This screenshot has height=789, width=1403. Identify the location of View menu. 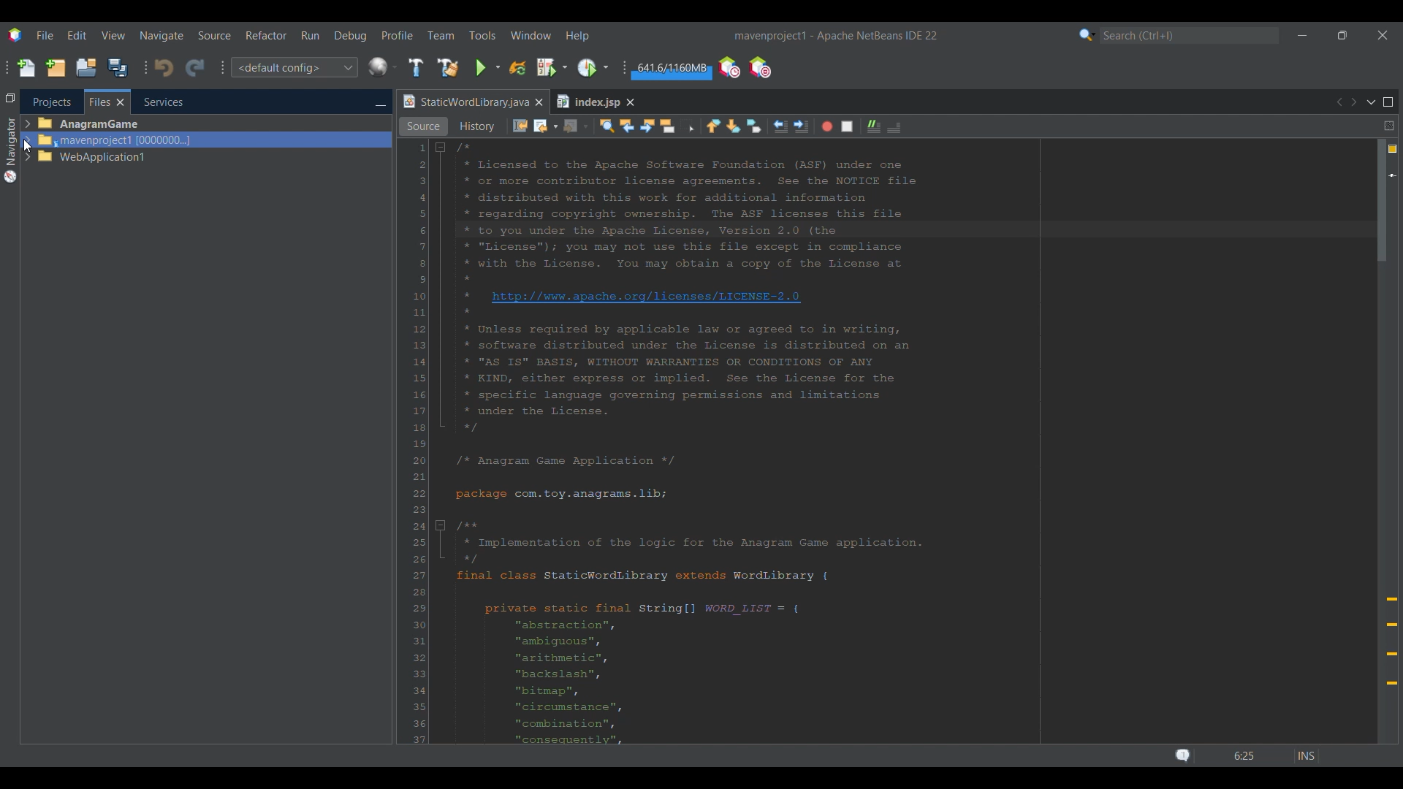
(113, 36).